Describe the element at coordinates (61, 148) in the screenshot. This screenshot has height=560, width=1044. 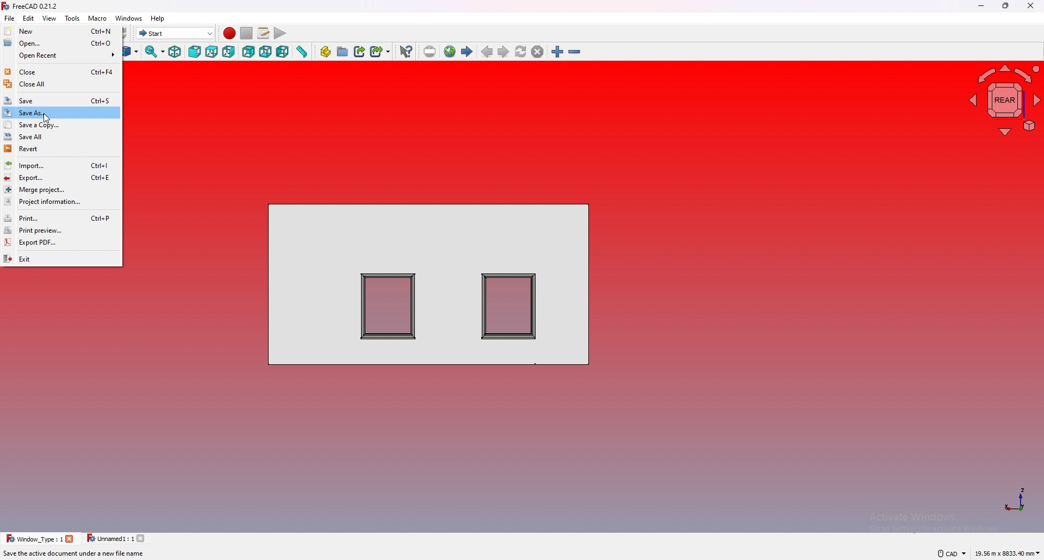
I see `revert` at that location.